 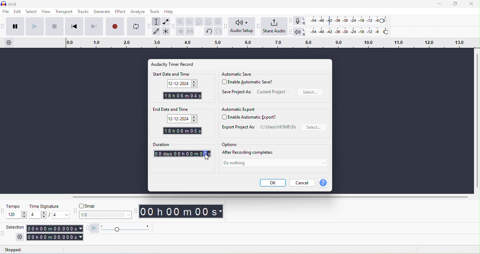 I want to click on time signature, so click(x=50, y=207).